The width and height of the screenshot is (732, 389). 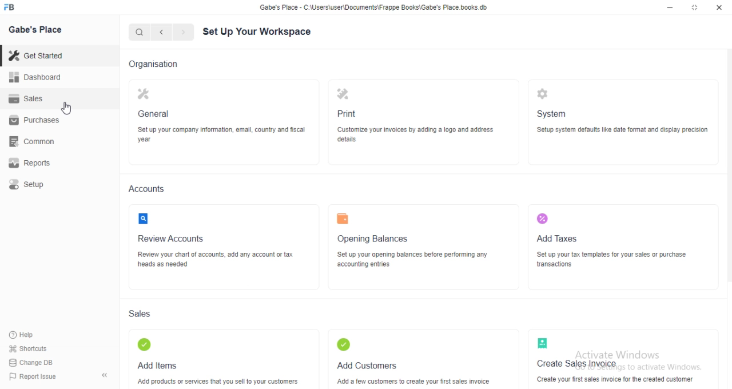 What do you see at coordinates (162, 31) in the screenshot?
I see `previous` at bounding box center [162, 31].